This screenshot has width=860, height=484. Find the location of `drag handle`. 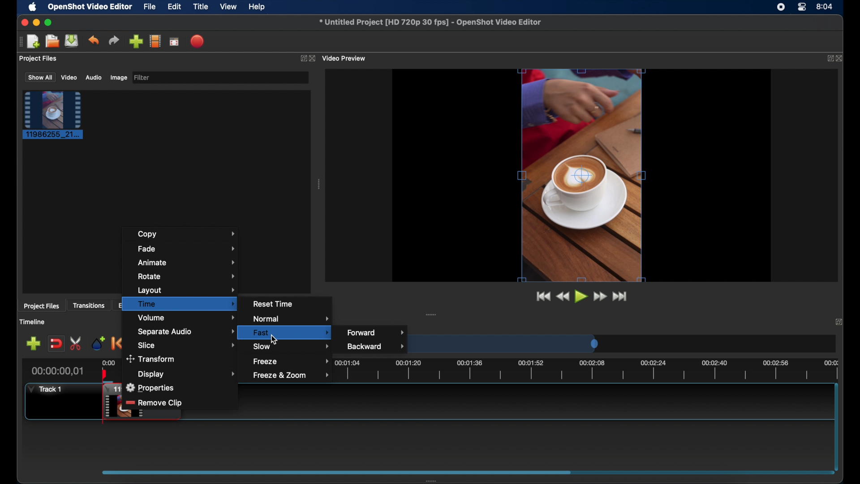

drag handle is located at coordinates (432, 314).